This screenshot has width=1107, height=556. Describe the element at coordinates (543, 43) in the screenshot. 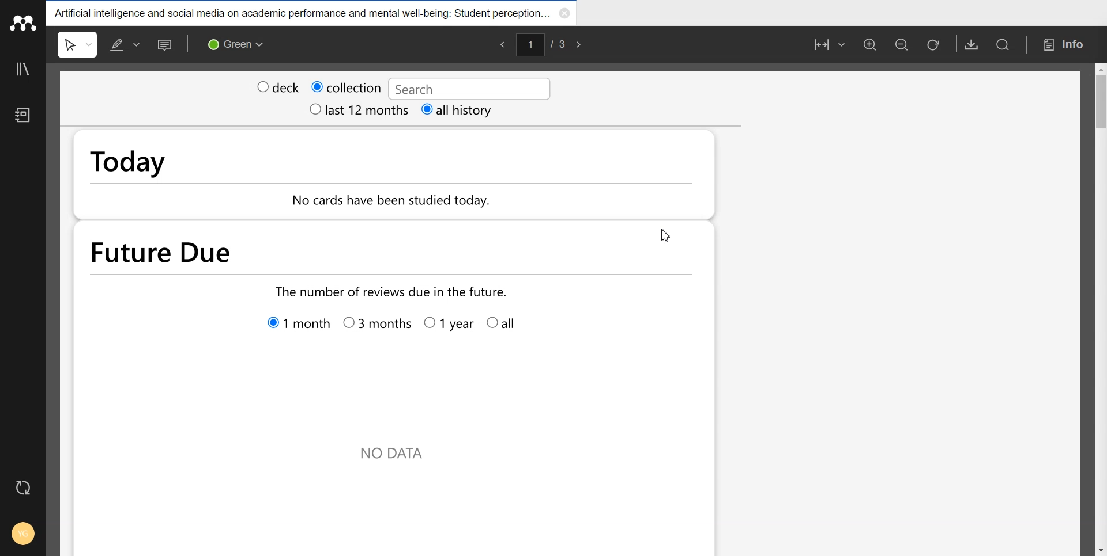

I see `Select current page` at that location.